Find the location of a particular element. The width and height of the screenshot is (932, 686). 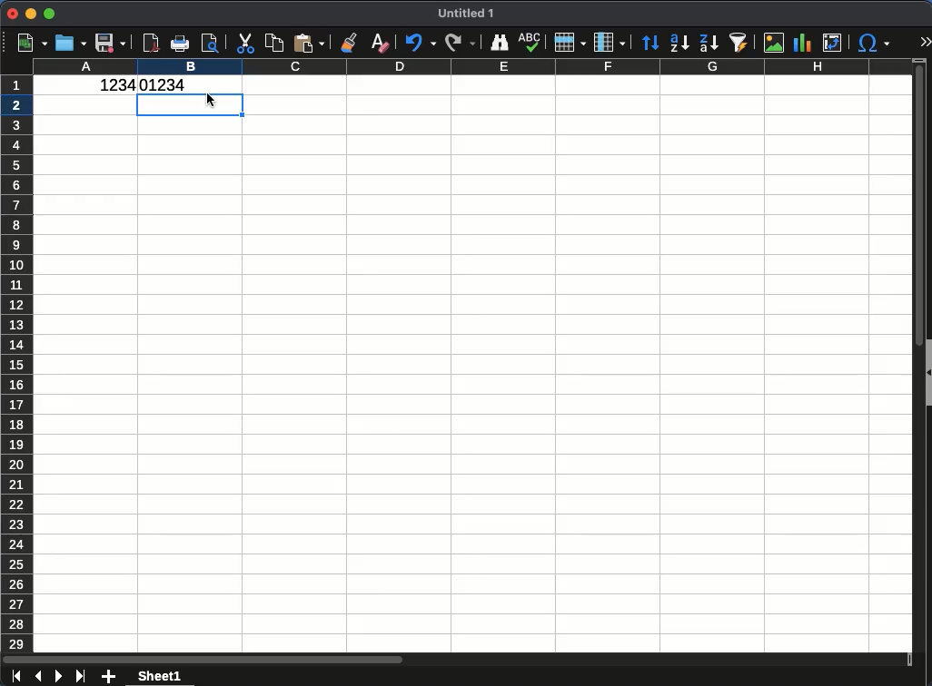

ascending is located at coordinates (679, 43).